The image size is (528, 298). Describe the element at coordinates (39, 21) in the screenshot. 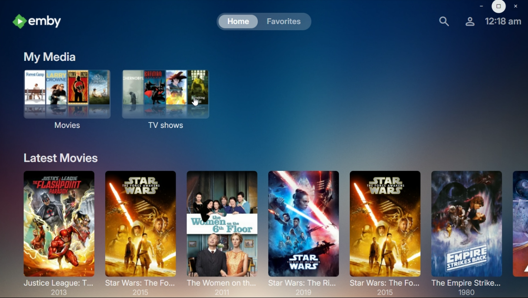

I see `icon` at that location.